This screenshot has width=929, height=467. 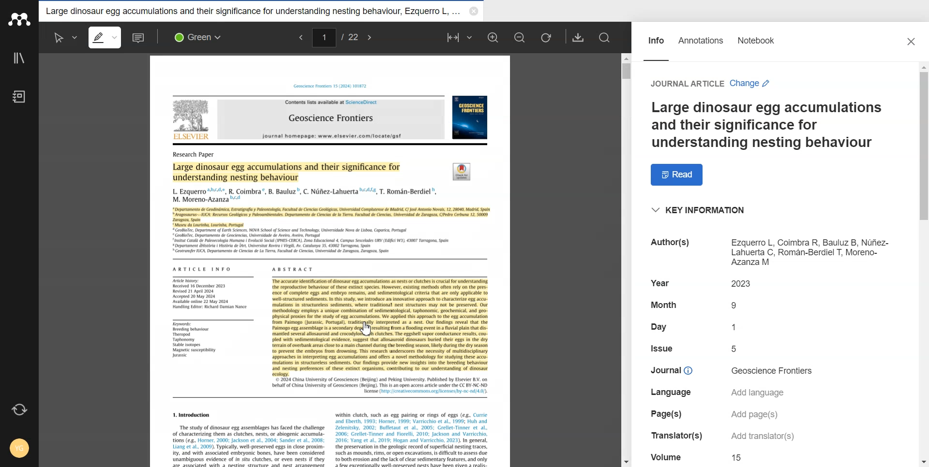 I want to click on text, so click(x=669, y=370).